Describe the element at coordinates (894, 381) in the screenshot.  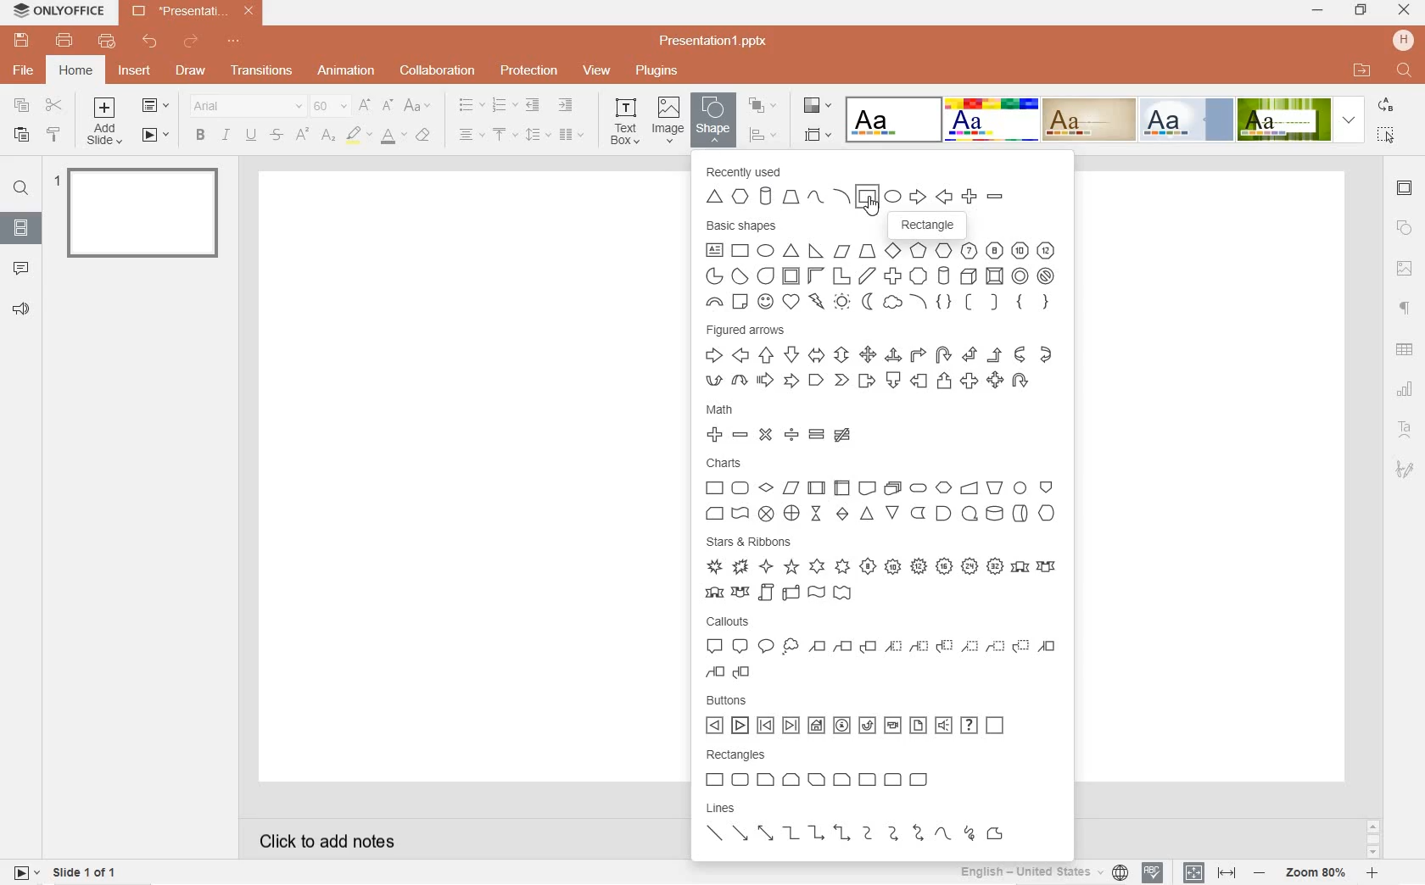
I see `Down arrow callout` at that location.